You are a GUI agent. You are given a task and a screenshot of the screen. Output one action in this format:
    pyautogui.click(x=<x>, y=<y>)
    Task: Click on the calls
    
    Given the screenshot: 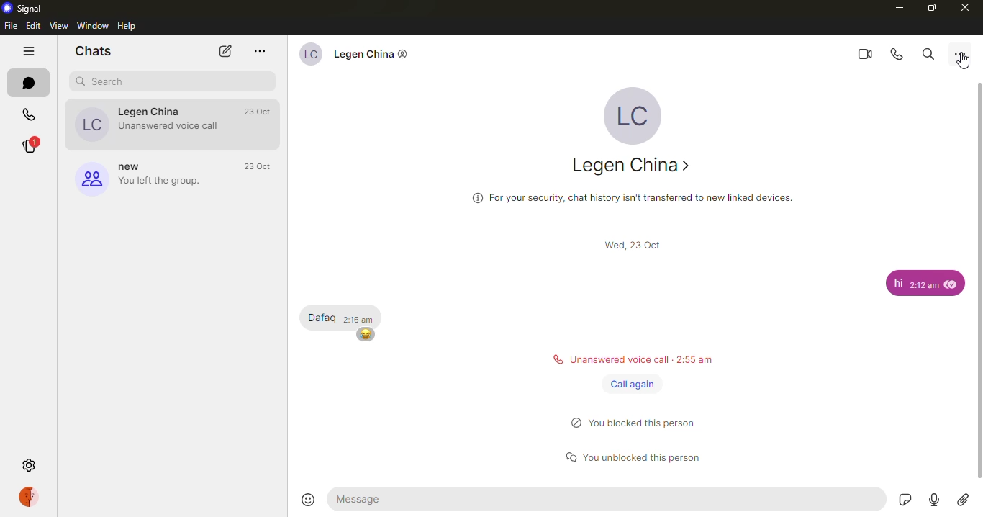 What is the action you would take?
    pyautogui.click(x=29, y=115)
    